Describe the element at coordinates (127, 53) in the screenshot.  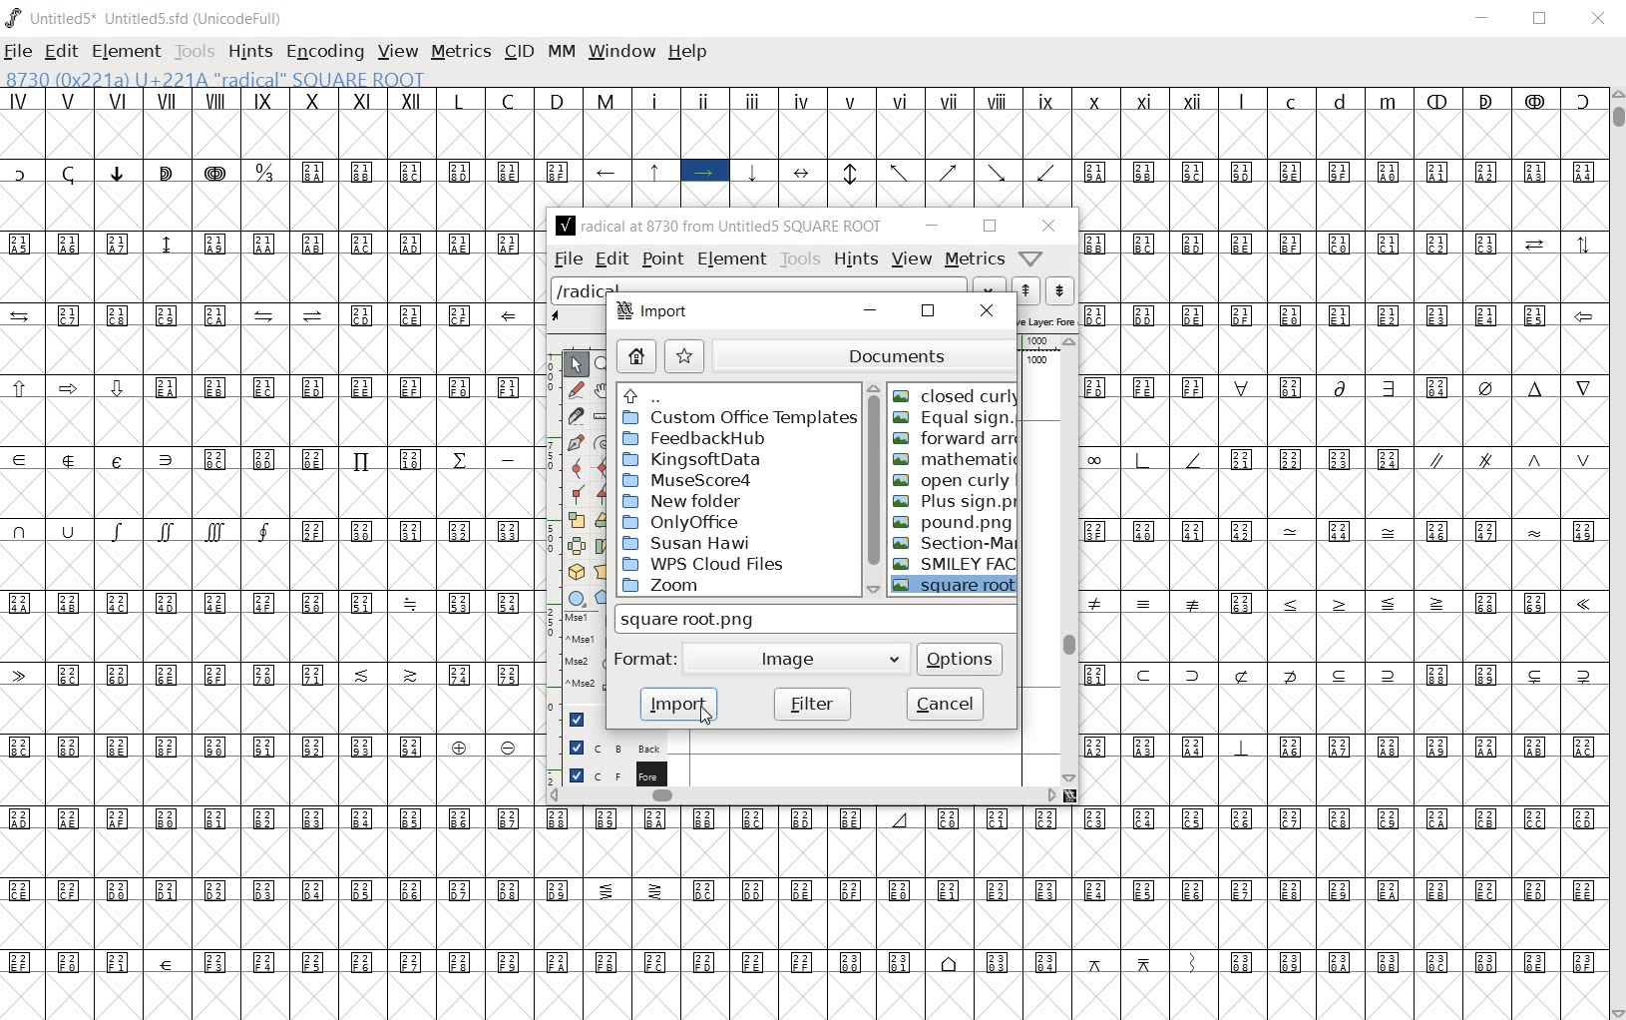
I see `ELEMENT` at that location.